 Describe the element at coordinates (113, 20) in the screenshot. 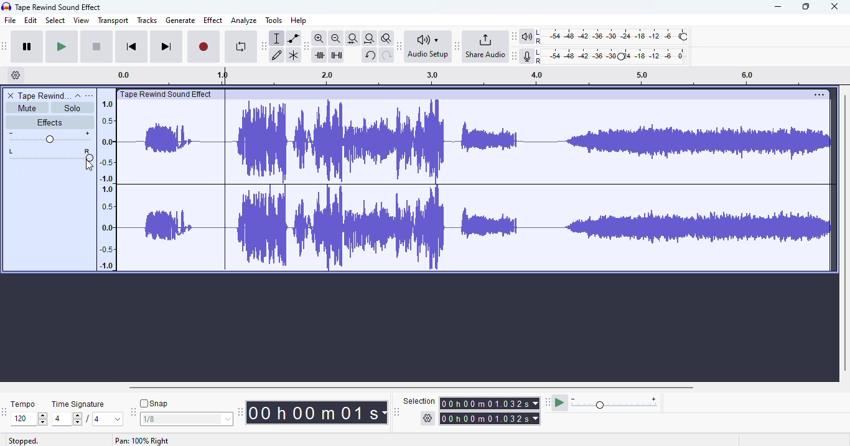

I see `transport` at that location.